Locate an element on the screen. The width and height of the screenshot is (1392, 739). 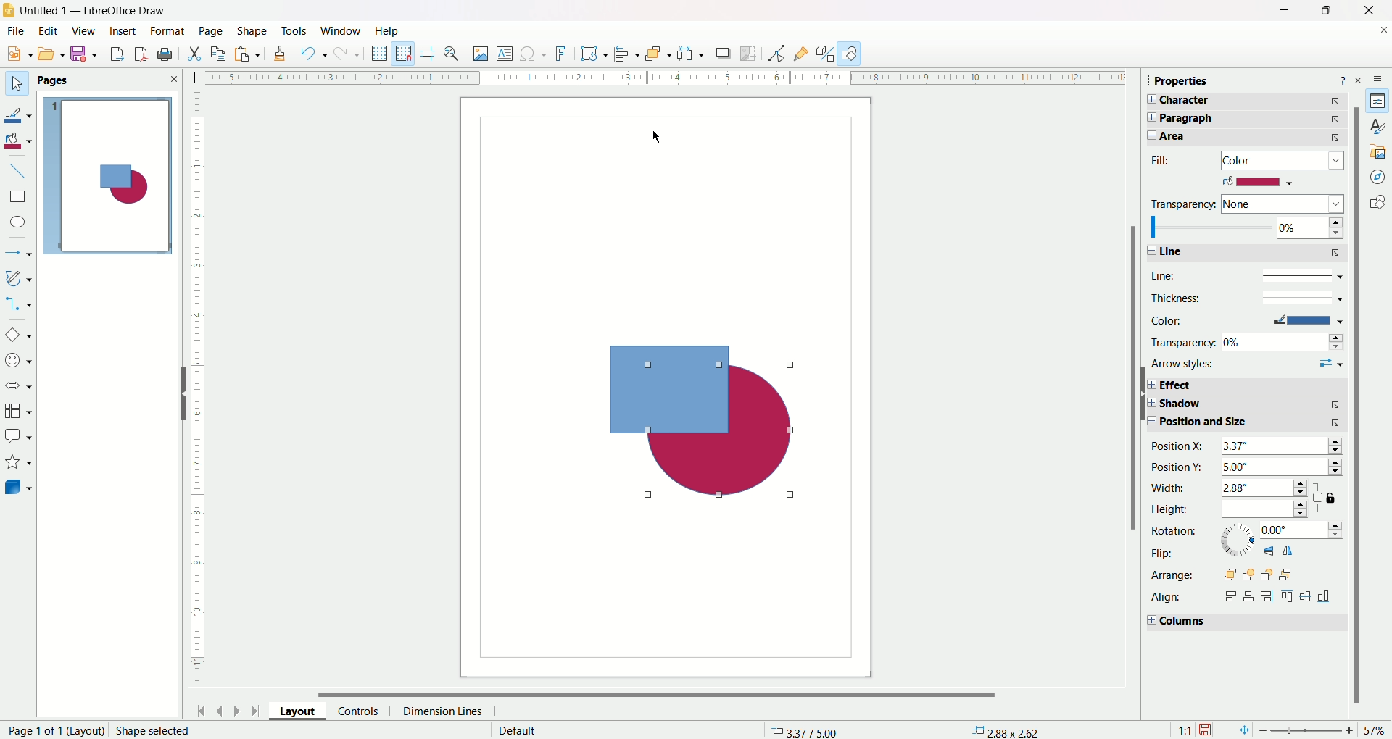
previous page is located at coordinates (221, 709).